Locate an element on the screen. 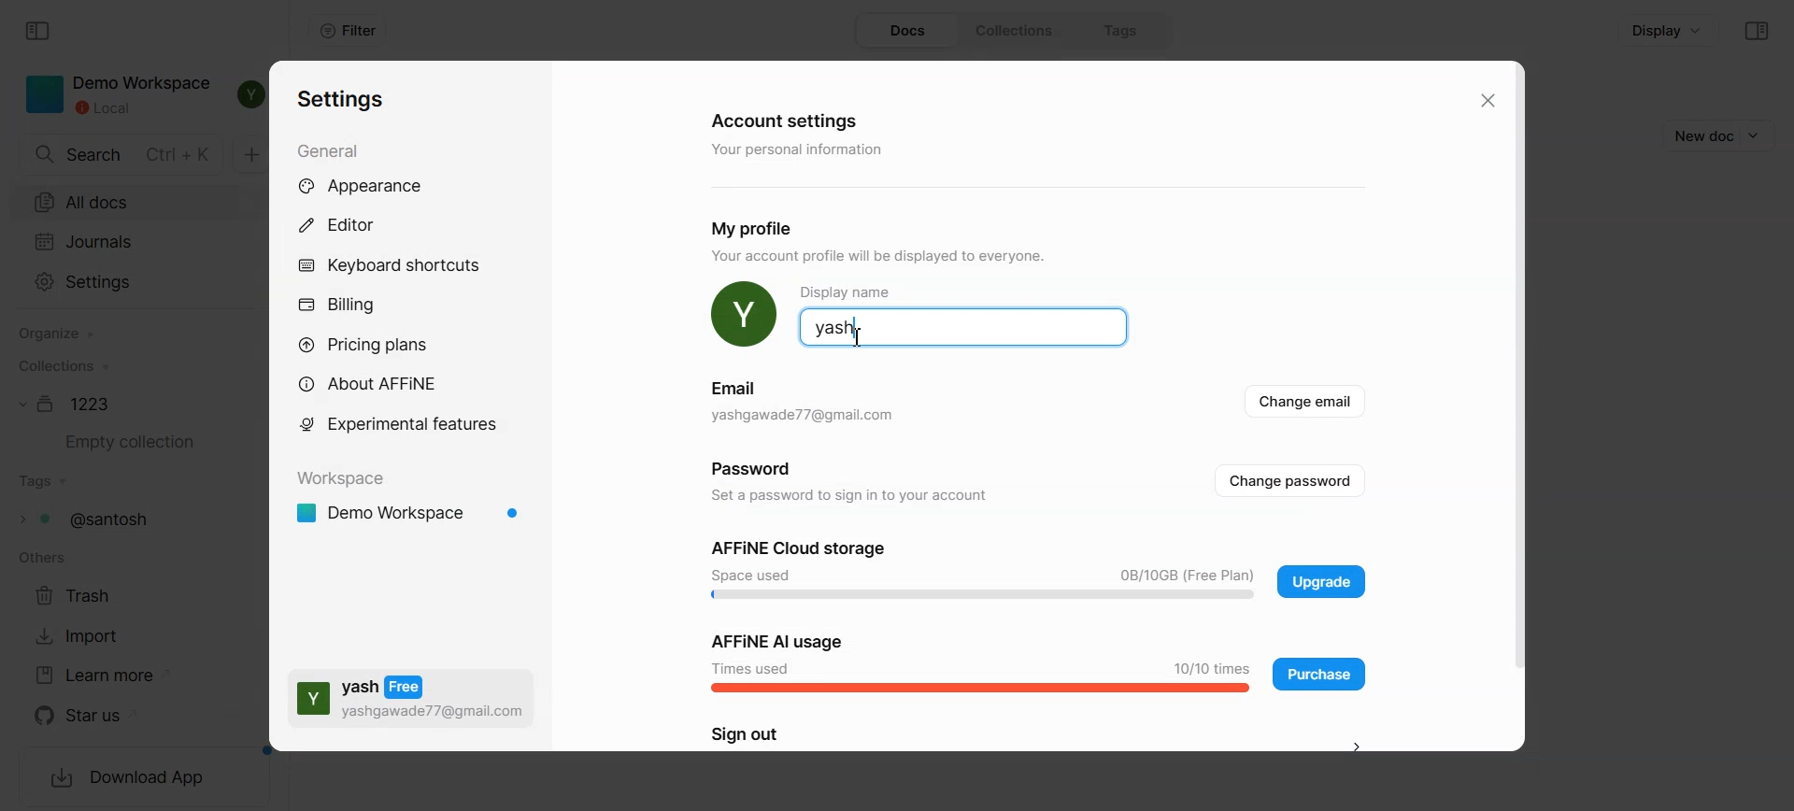 Image resolution: width=1794 pixels, height=811 pixels. Trash is located at coordinates (84, 594).